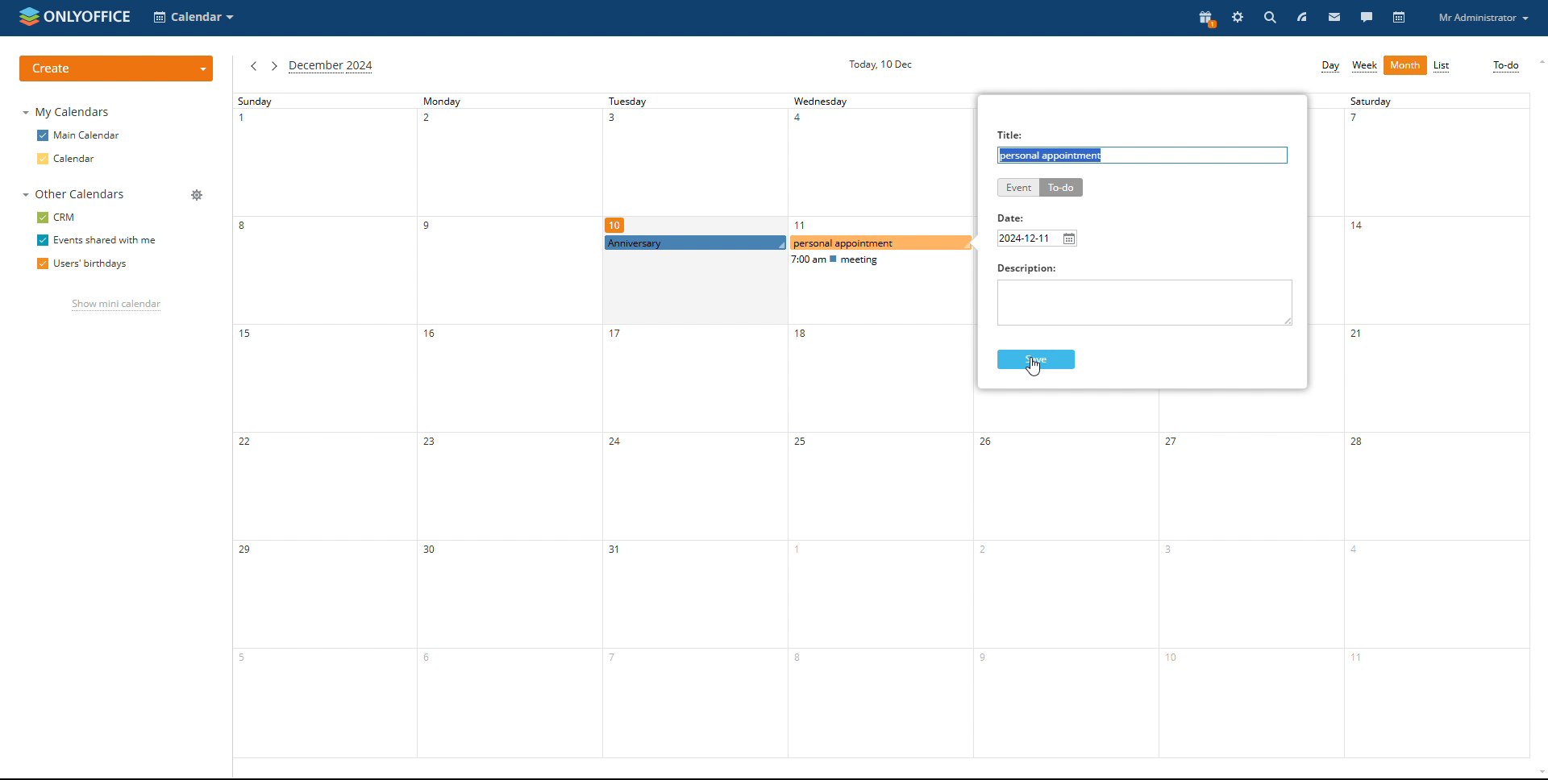  Describe the element at coordinates (1399, 19) in the screenshot. I see `calendar` at that location.